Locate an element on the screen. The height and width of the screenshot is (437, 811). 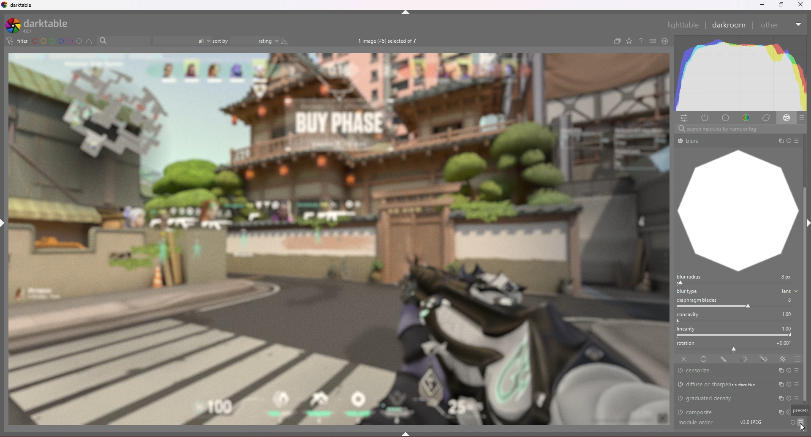
keyboard shortcut is located at coordinates (653, 41).